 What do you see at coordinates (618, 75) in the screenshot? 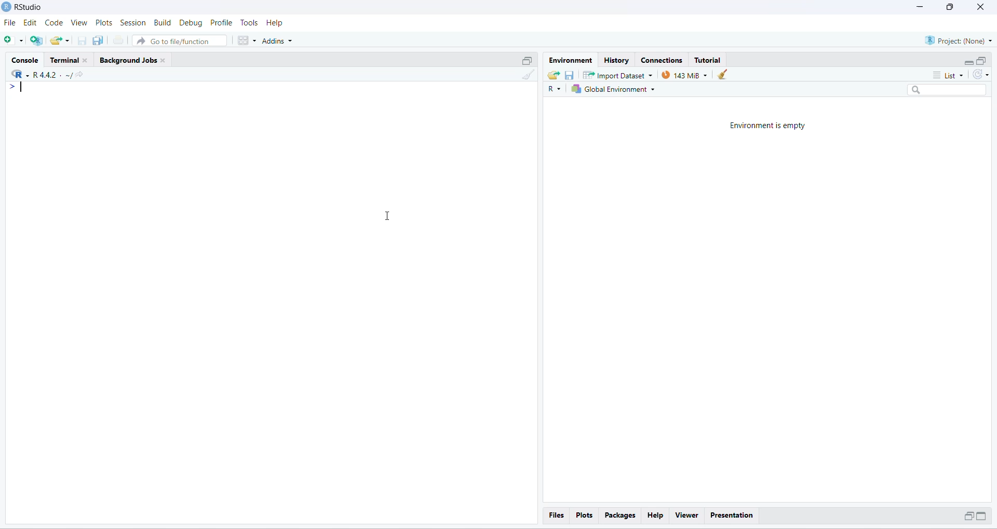
I see `import datasets` at bounding box center [618, 75].